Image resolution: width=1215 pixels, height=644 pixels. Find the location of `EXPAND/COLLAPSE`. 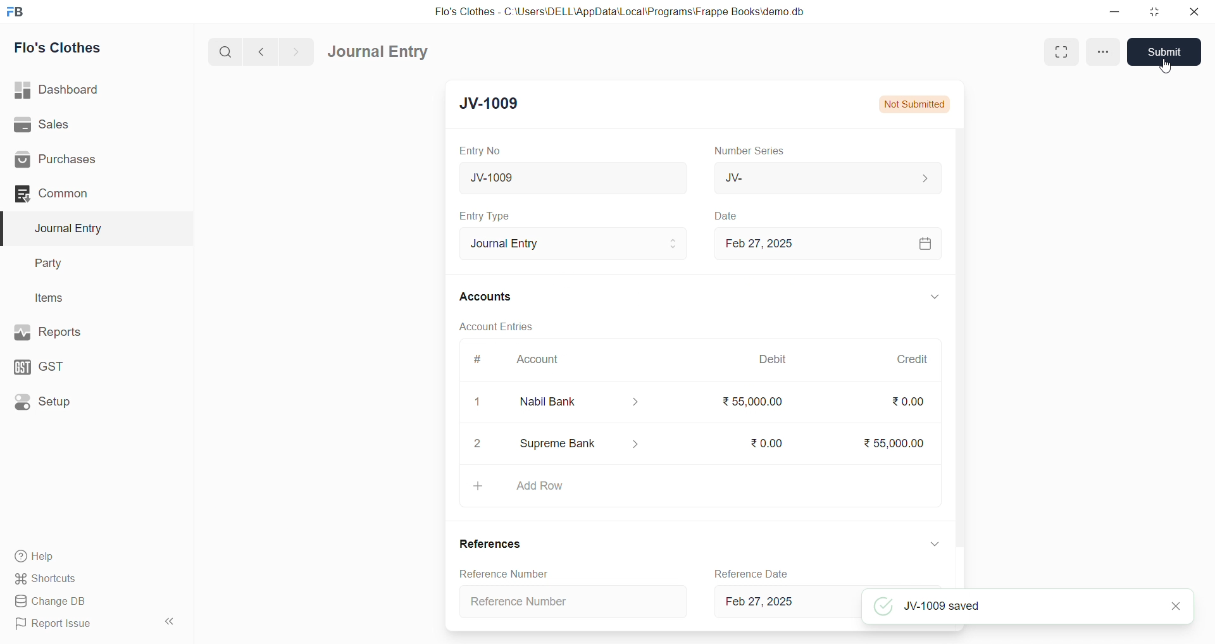

EXPAND/COLLAPSE is located at coordinates (937, 543).